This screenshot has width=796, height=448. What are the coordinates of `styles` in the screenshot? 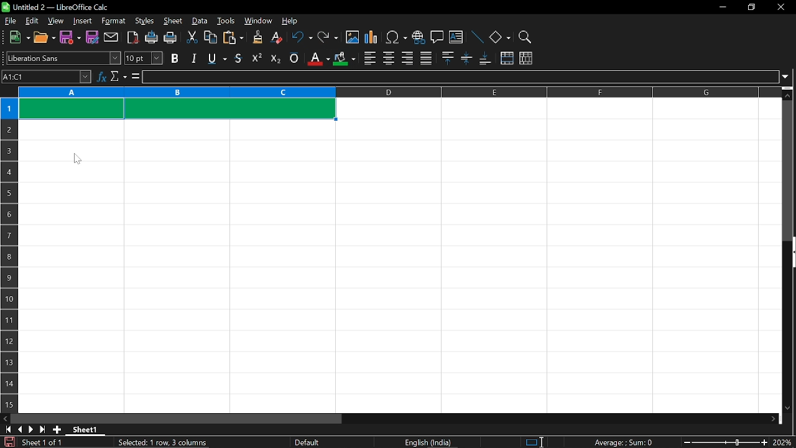 It's located at (144, 22).